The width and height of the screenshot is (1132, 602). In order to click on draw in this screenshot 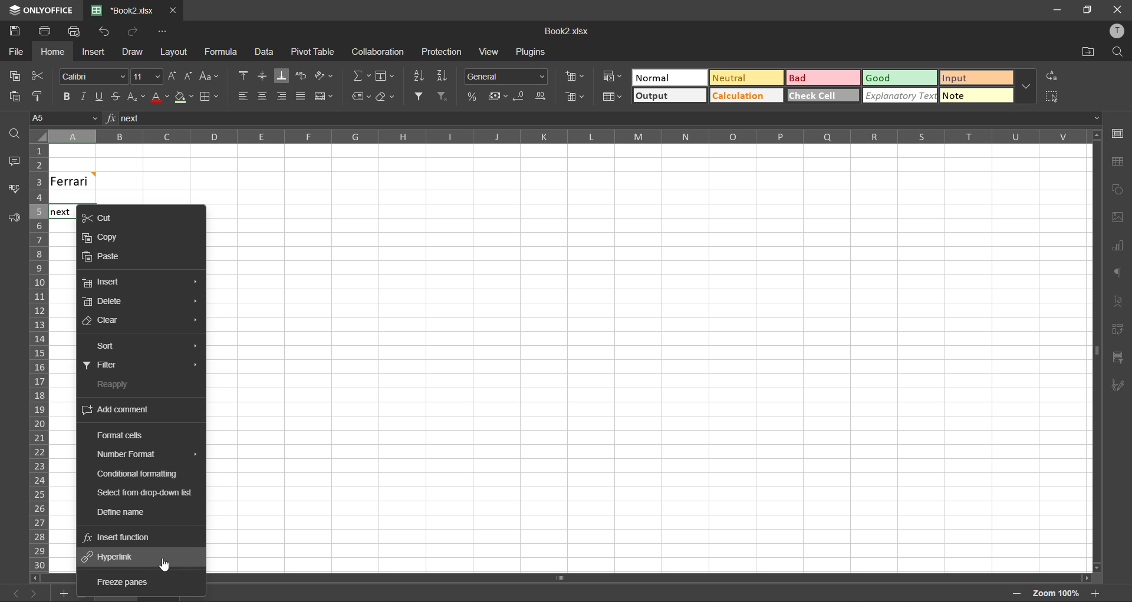, I will do `click(133, 54)`.